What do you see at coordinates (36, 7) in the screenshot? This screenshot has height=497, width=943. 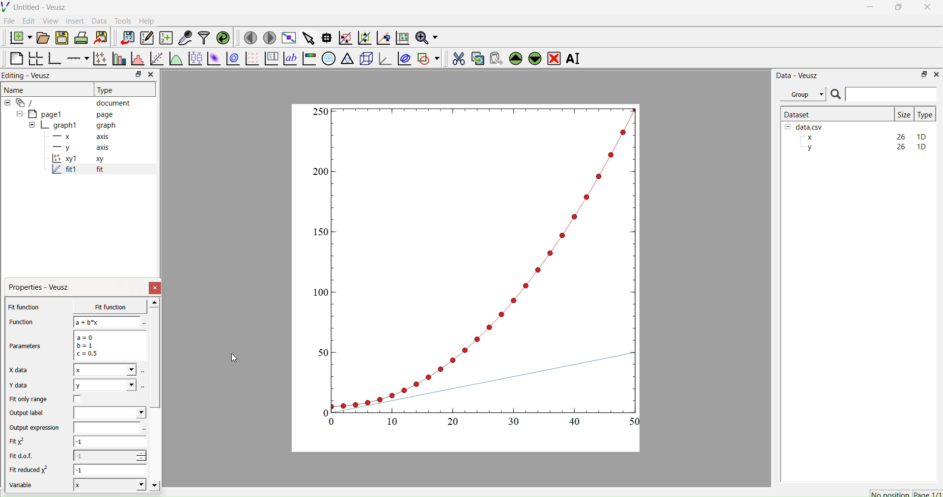 I see `Untitled - Veusz` at bounding box center [36, 7].